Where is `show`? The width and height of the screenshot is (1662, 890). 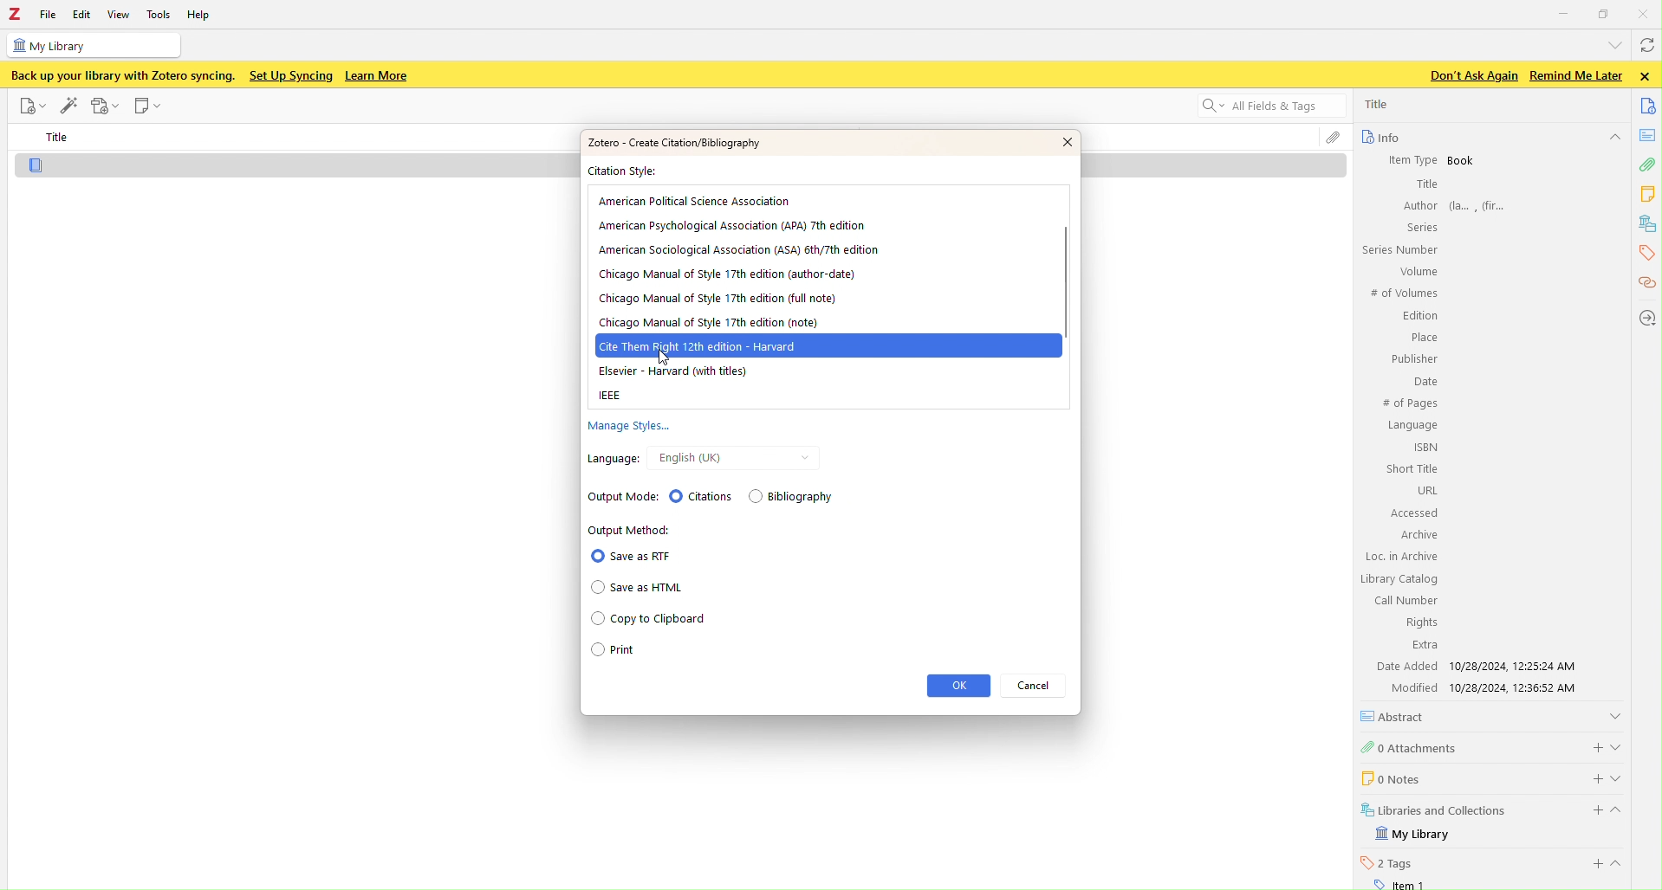 show is located at coordinates (1622, 863).